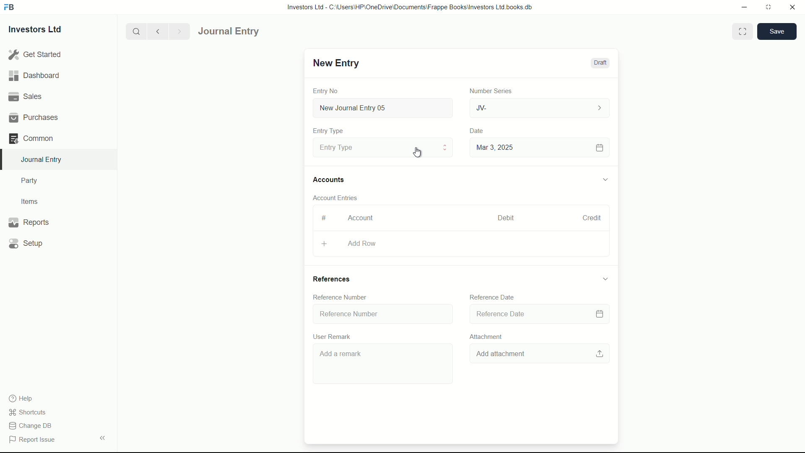 Image resolution: width=805 pixels, height=453 pixels. What do you see at coordinates (411, 7) in the screenshot?
I see `Investors Ltd - C:\Users\HP\OneDrive\Documents\Frappe Books\Investors Ltd books.db` at bounding box center [411, 7].